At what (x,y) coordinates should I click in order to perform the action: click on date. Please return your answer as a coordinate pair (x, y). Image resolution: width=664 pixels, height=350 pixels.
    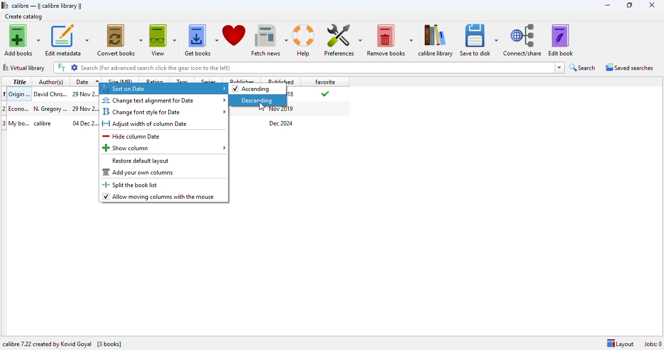
    Looking at the image, I should click on (84, 108).